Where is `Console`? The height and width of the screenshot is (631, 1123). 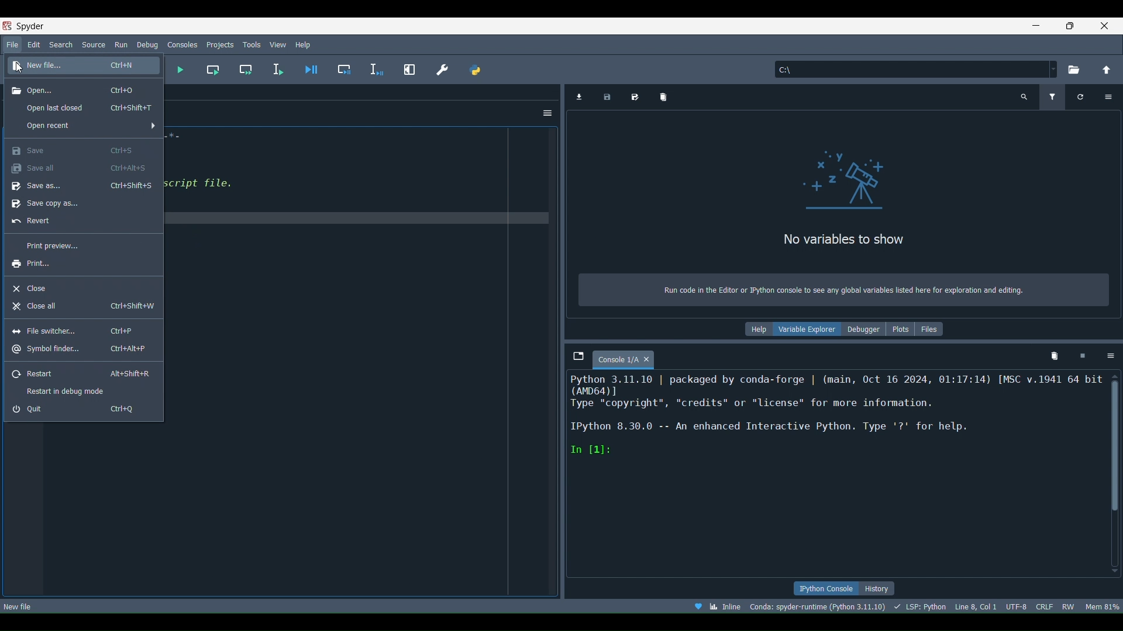 Console is located at coordinates (634, 360).